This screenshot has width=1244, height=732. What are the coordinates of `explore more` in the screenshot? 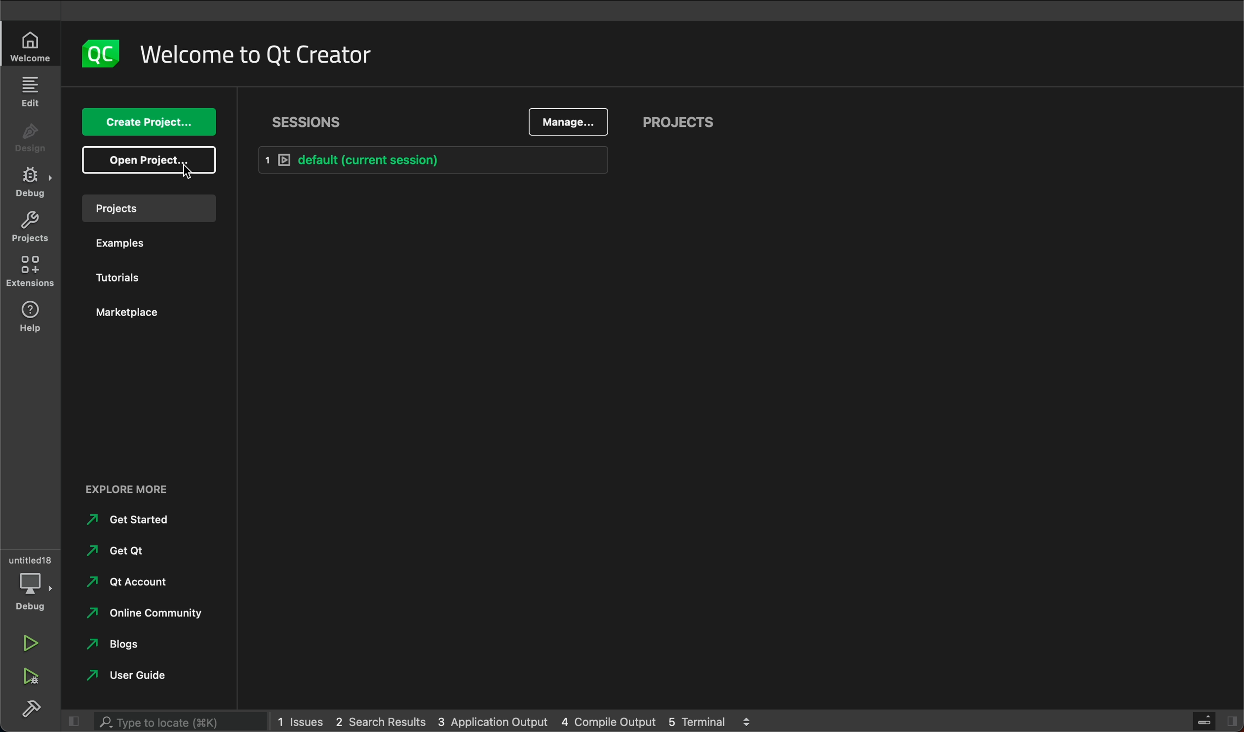 It's located at (145, 487).